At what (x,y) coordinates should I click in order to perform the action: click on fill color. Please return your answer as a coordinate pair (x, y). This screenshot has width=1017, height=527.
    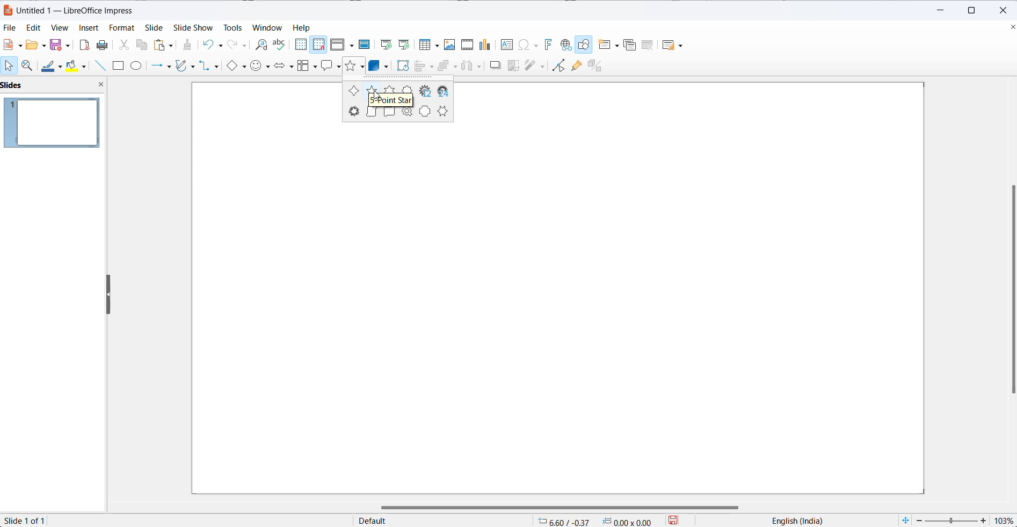
    Looking at the image, I should click on (79, 65).